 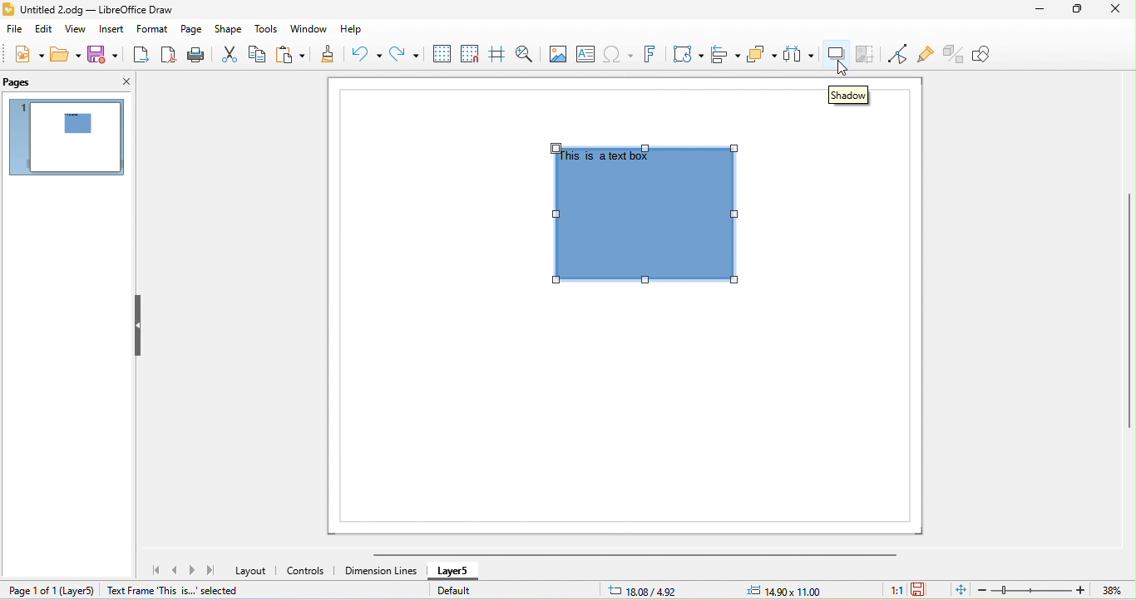 What do you see at coordinates (49, 590) in the screenshot?
I see `page 1 of 1` at bounding box center [49, 590].